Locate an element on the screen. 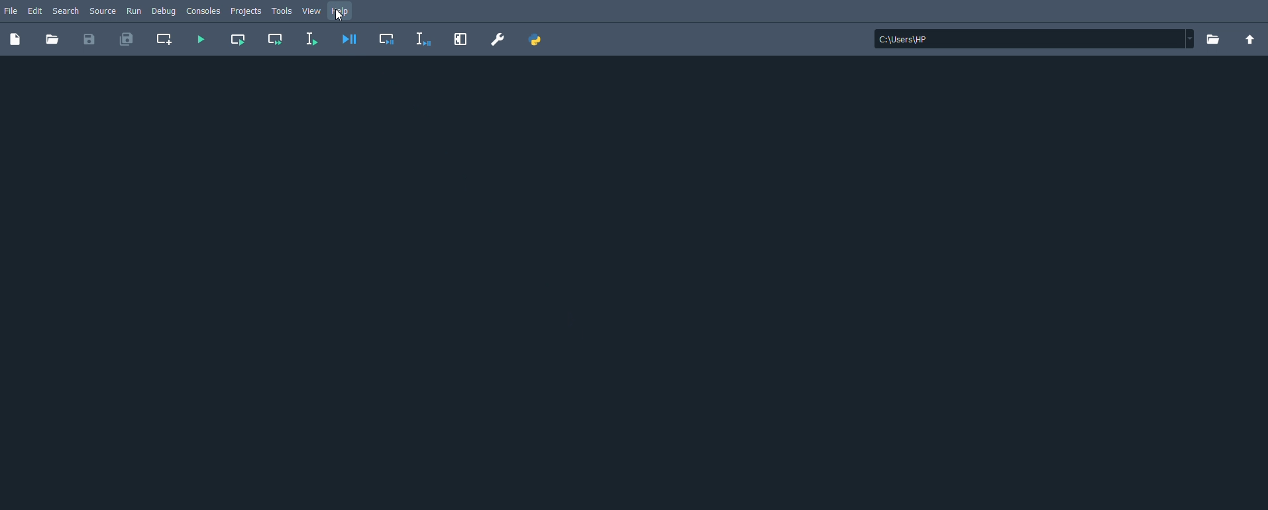  Source is located at coordinates (104, 11).